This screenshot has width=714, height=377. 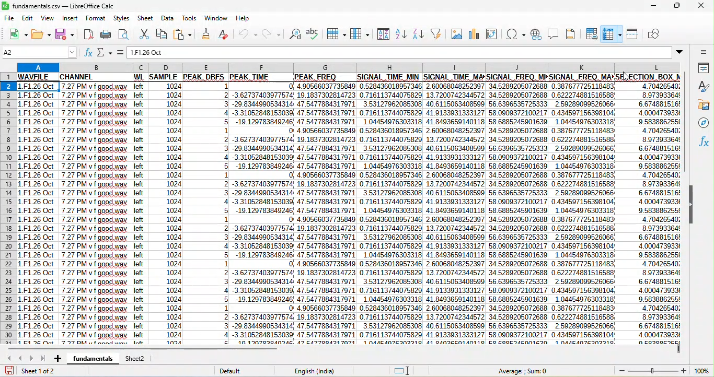 I want to click on freeze row and columns dialog box, so click(x=640, y=61).